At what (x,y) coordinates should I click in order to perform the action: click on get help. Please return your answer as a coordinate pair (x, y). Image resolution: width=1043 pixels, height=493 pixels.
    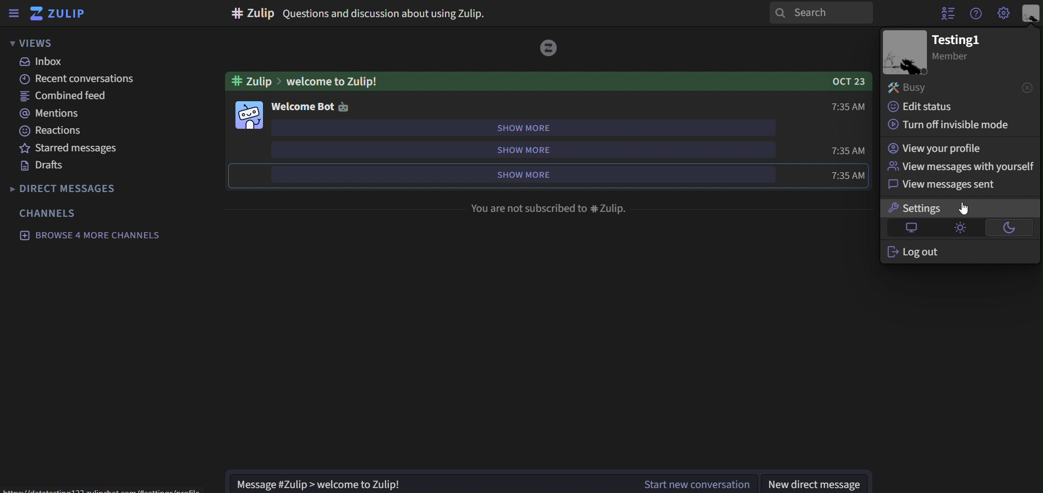
    Looking at the image, I should click on (977, 14).